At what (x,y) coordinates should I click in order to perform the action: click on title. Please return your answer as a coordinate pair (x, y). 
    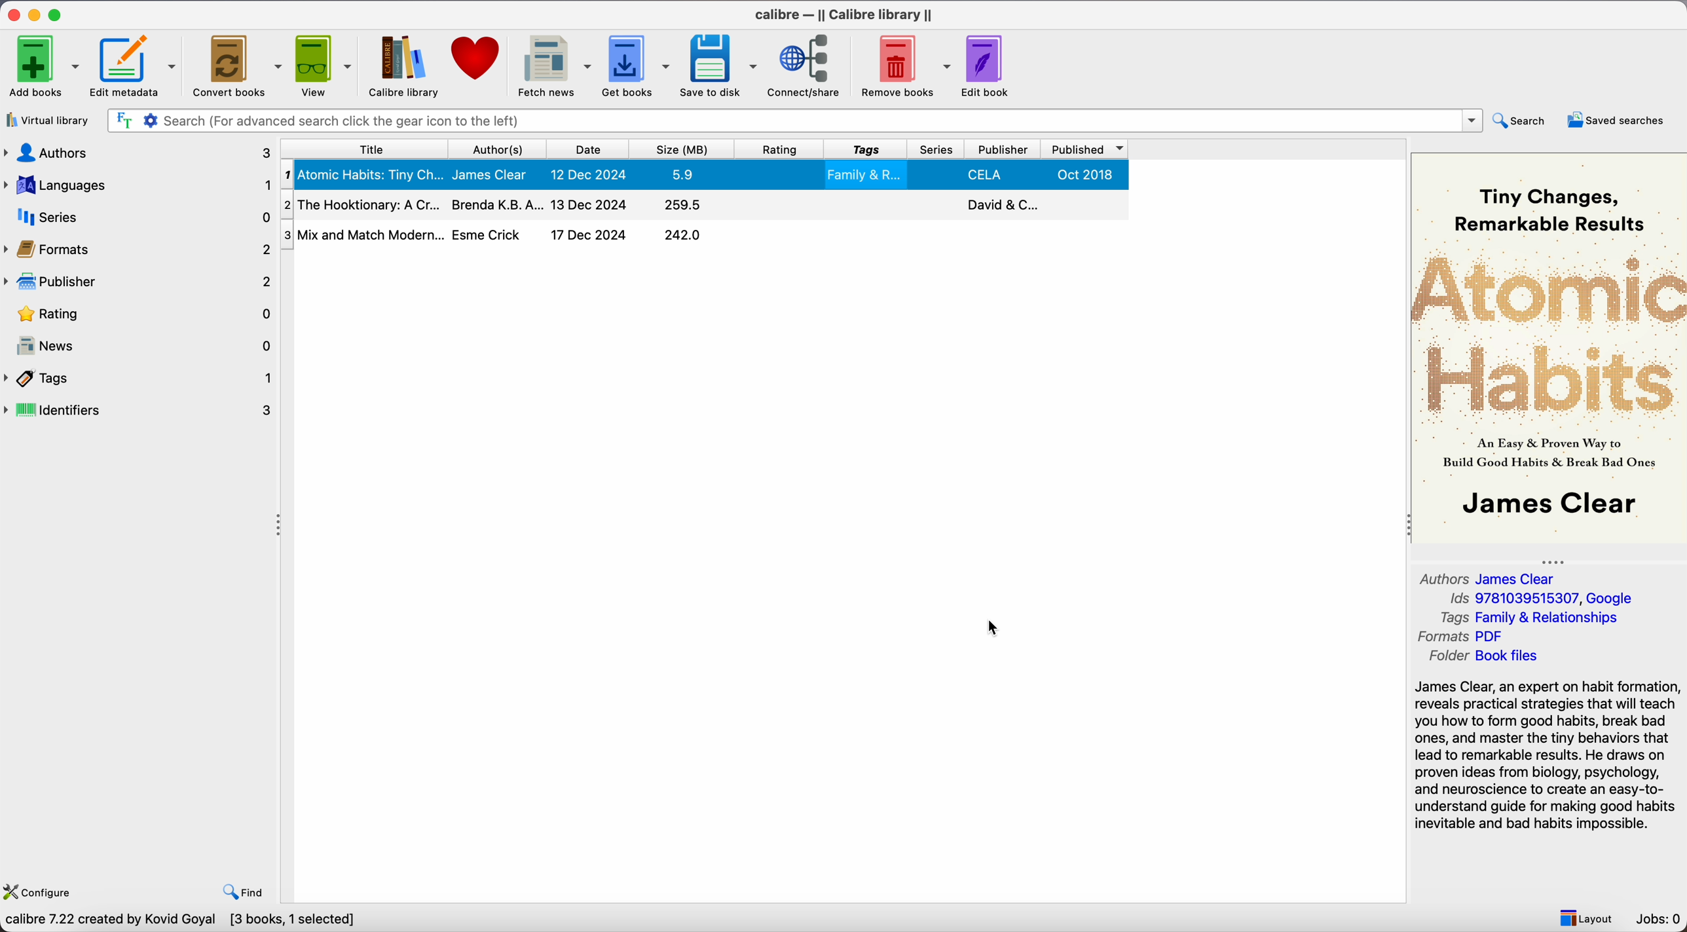
    Looking at the image, I should click on (361, 148).